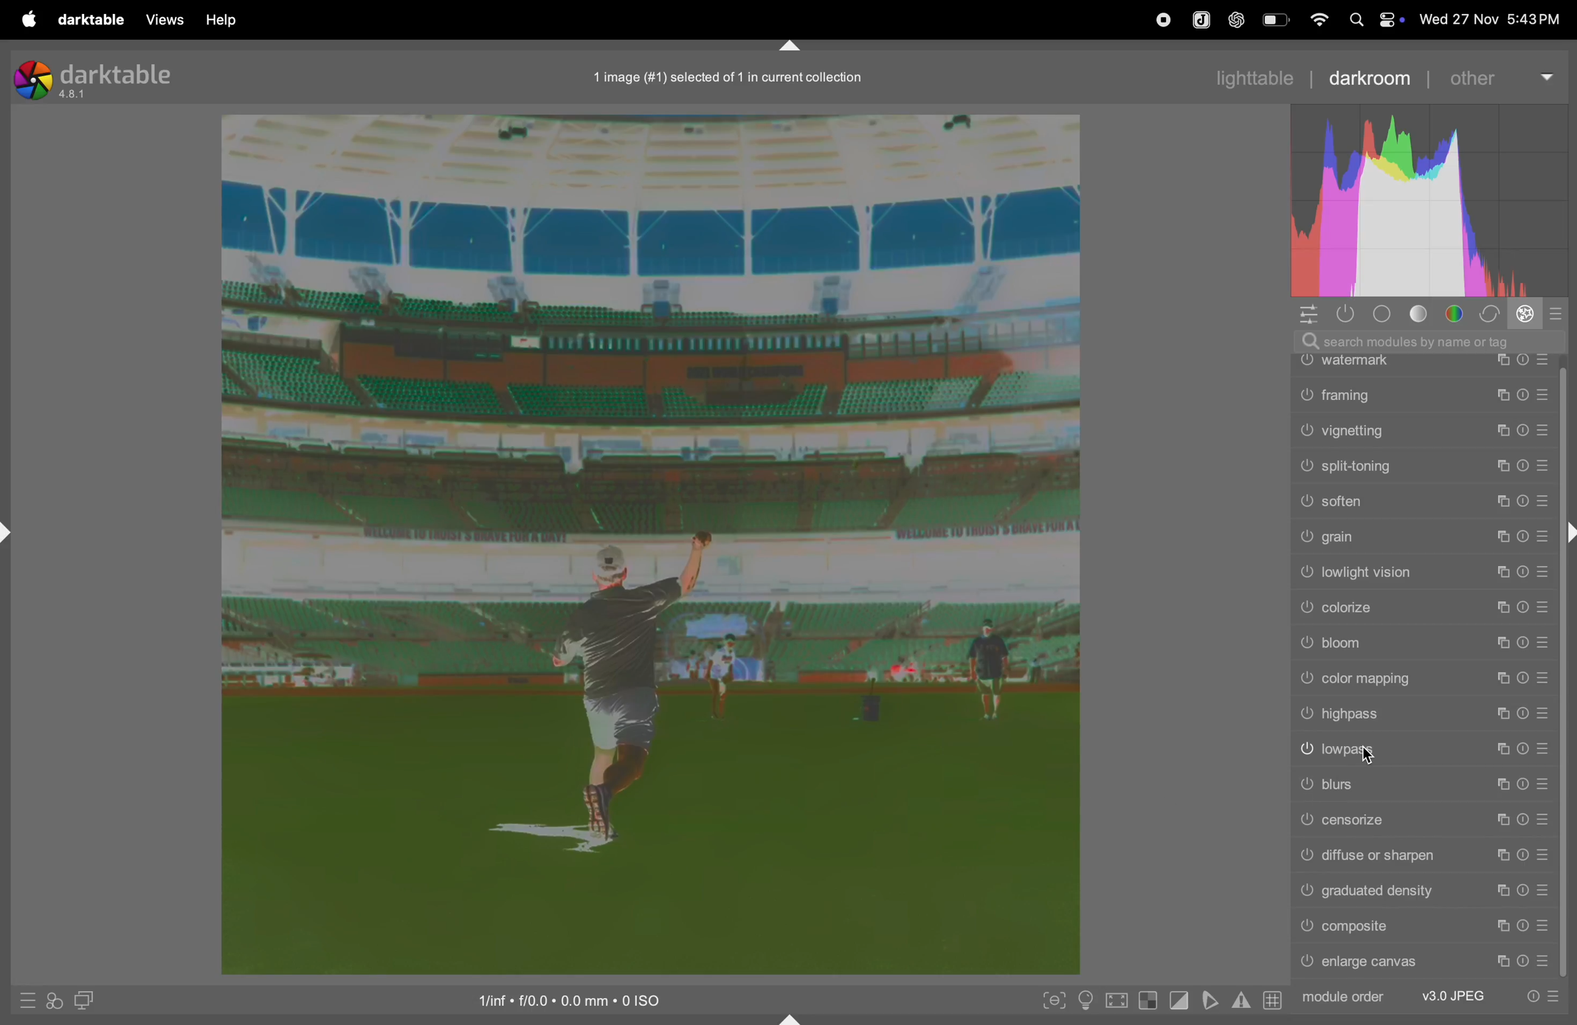  I want to click on water mark, so click(1421, 364).